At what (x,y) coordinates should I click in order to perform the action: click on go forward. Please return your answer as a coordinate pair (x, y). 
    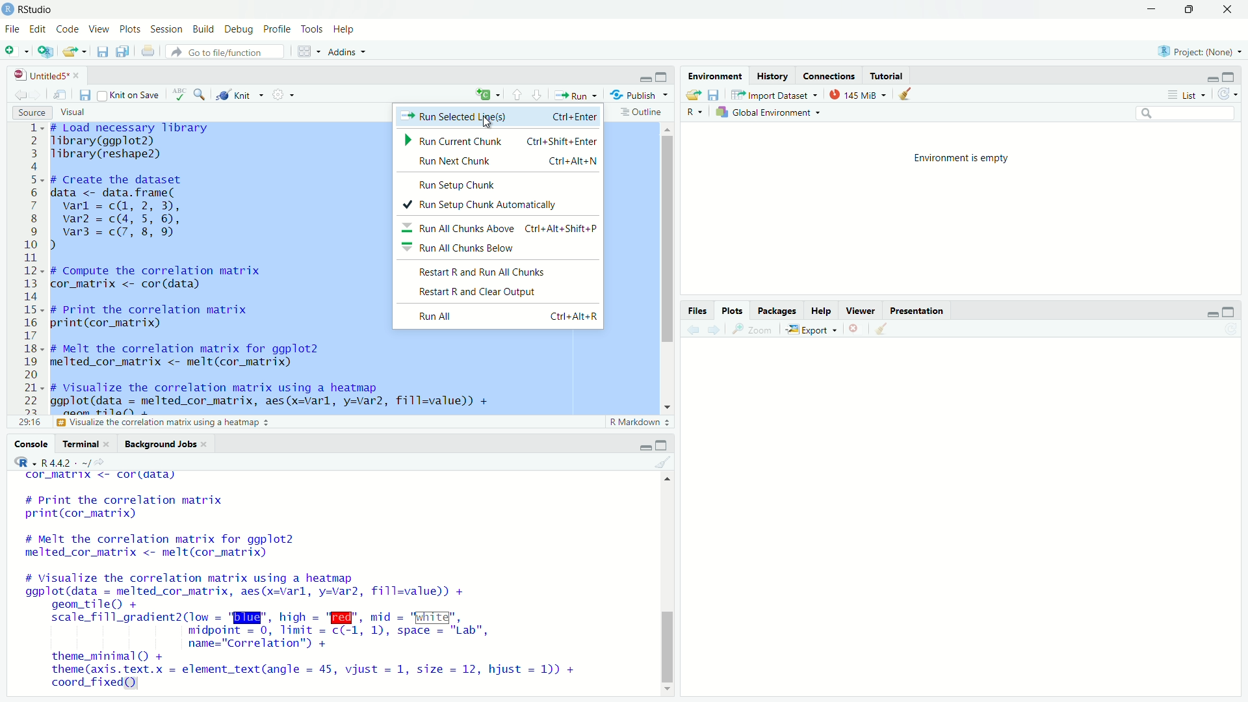
    Looking at the image, I should click on (39, 94).